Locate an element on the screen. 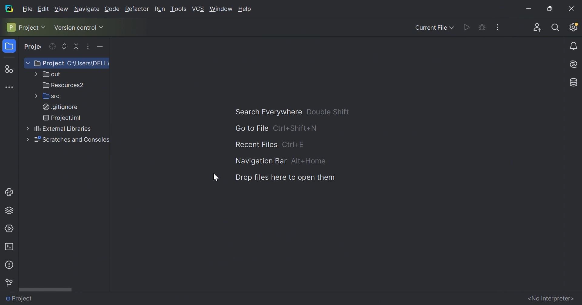  Expand selected is located at coordinates (65, 46).